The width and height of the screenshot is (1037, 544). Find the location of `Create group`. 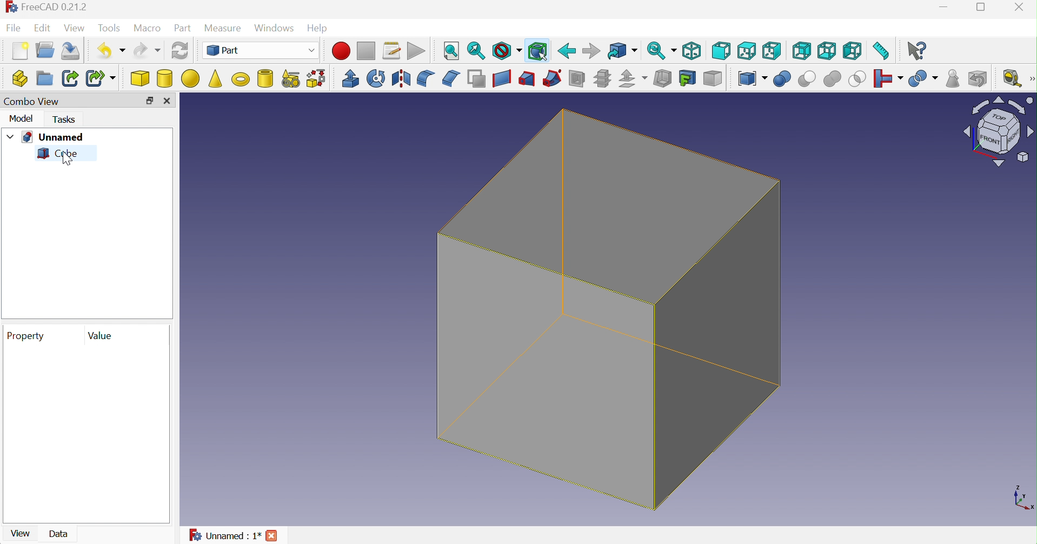

Create group is located at coordinates (46, 77).